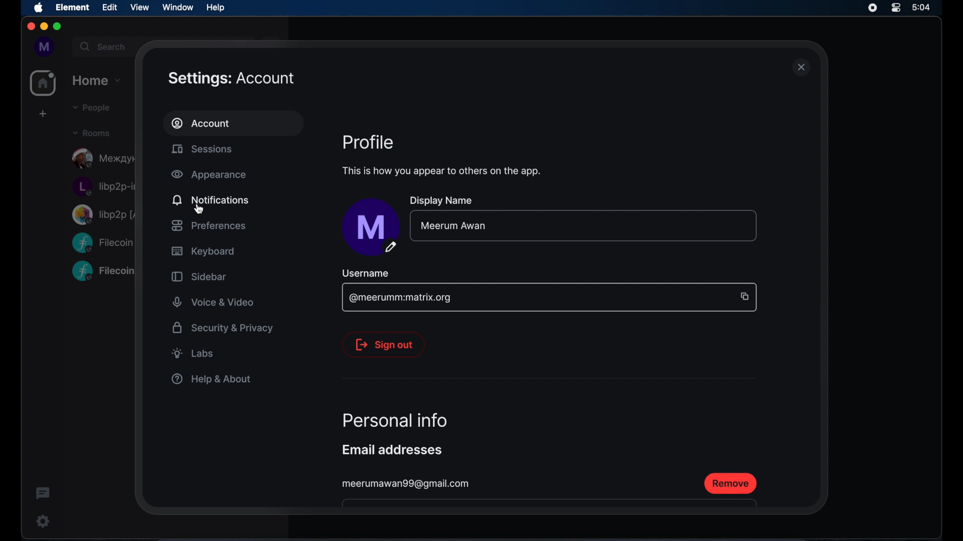 The width and height of the screenshot is (963, 541). Describe the element at coordinates (42, 47) in the screenshot. I see `profile` at that location.